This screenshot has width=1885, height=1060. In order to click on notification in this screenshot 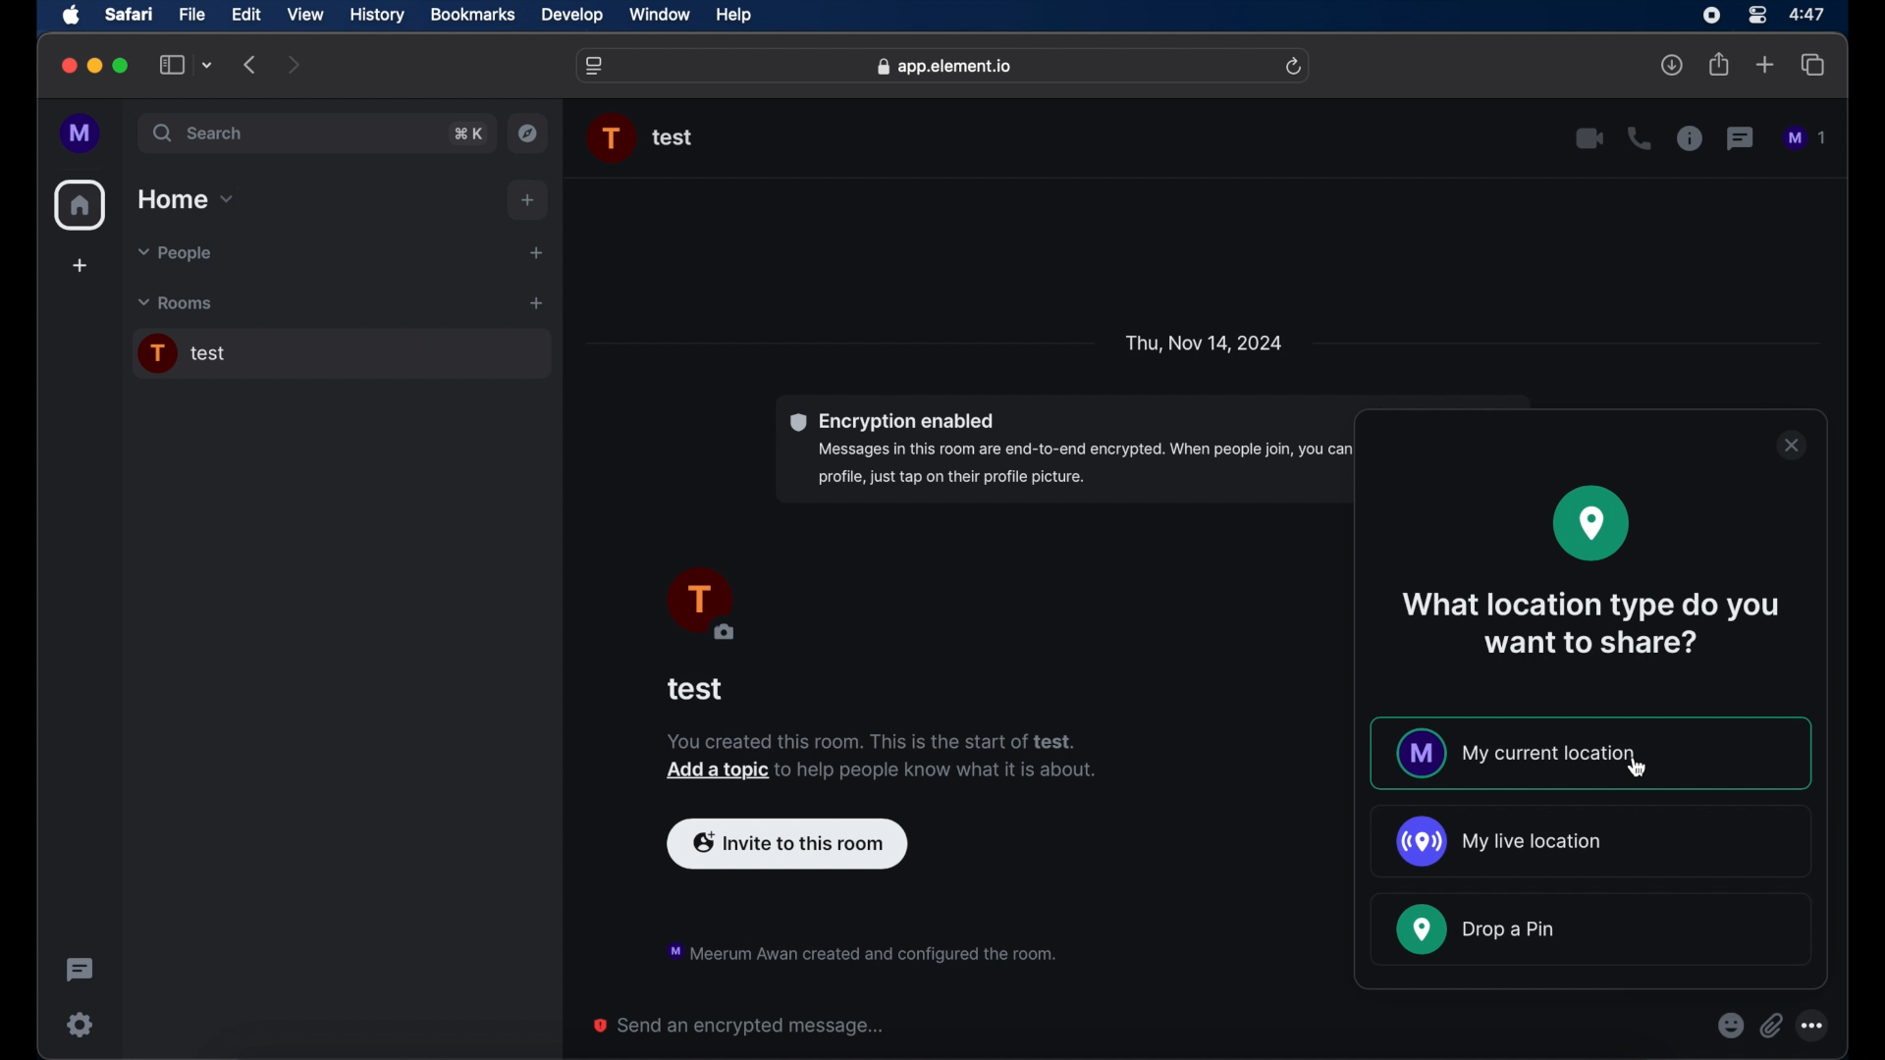, I will do `click(860, 950)`.